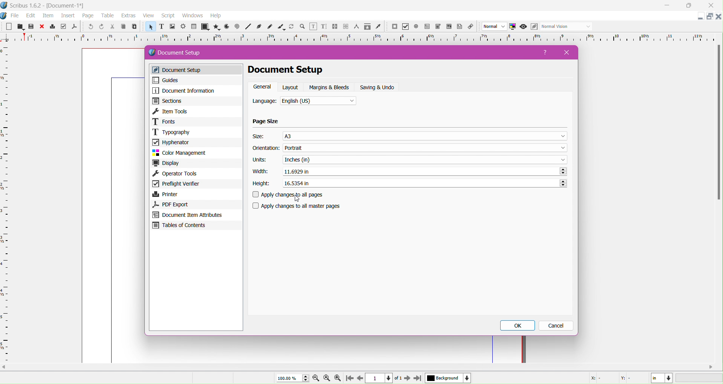  I want to click on Hyphenator, so click(196, 142).